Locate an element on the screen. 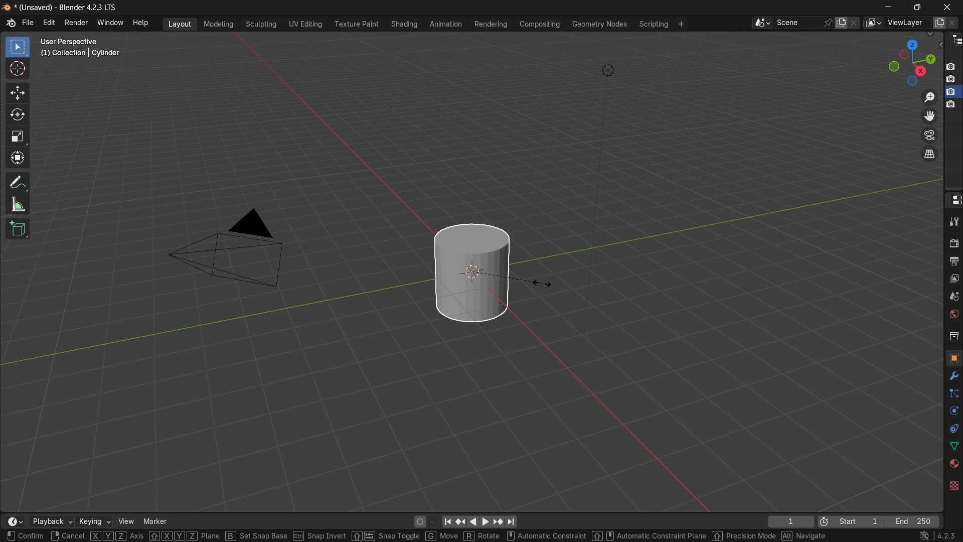 This screenshot has height=542, width=963. marker is located at coordinates (155, 521).